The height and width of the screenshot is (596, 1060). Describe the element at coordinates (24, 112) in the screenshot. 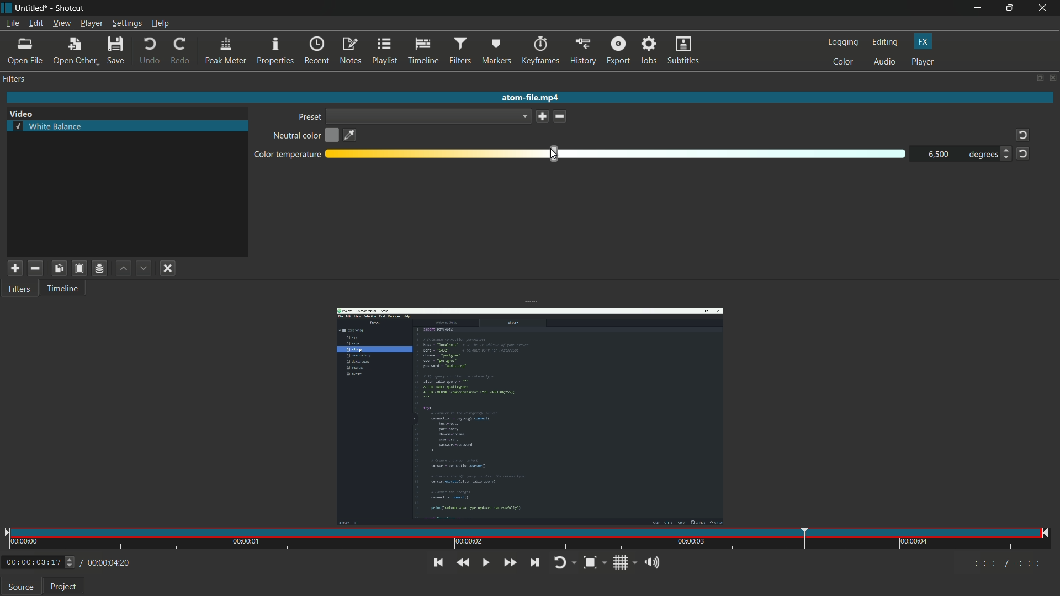

I see `Video` at that location.